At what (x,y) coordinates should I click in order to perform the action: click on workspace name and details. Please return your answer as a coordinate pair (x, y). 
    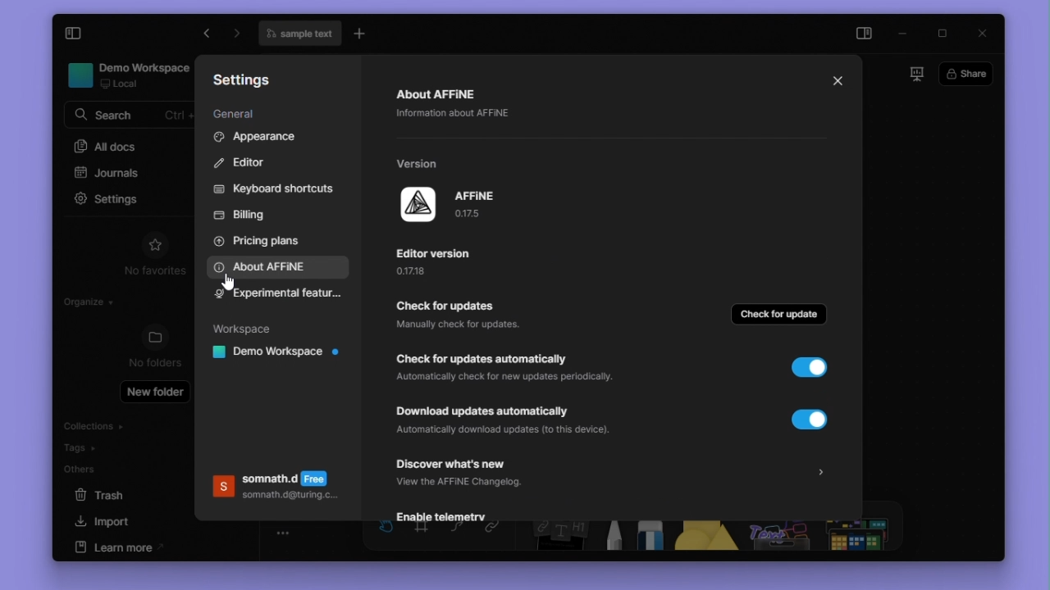
    Looking at the image, I should click on (124, 75).